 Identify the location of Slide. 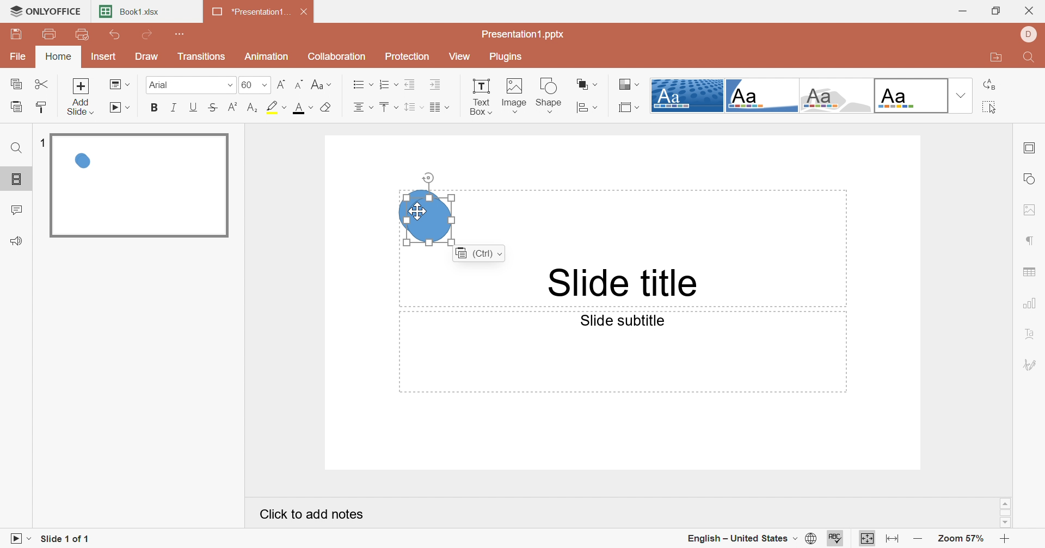
(139, 185).